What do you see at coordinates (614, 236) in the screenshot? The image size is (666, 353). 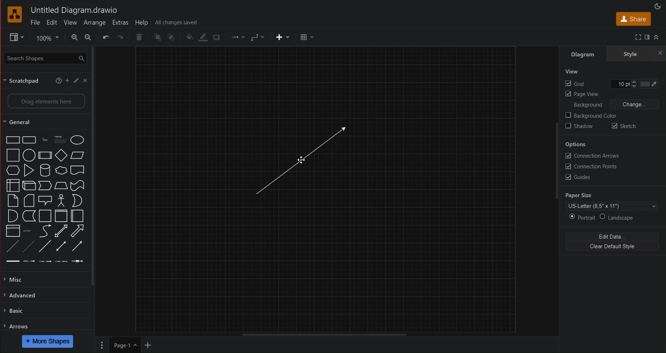 I see `Edit Data` at bounding box center [614, 236].